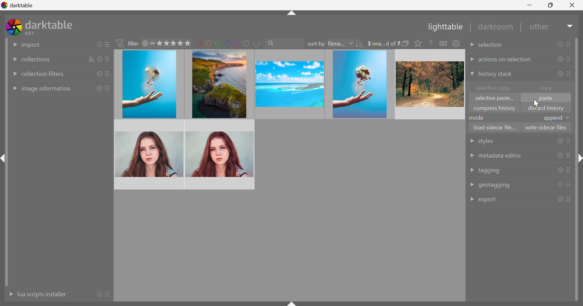  What do you see at coordinates (471, 46) in the screenshot?
I see `Drop Down` at bounding box center [471, 46].